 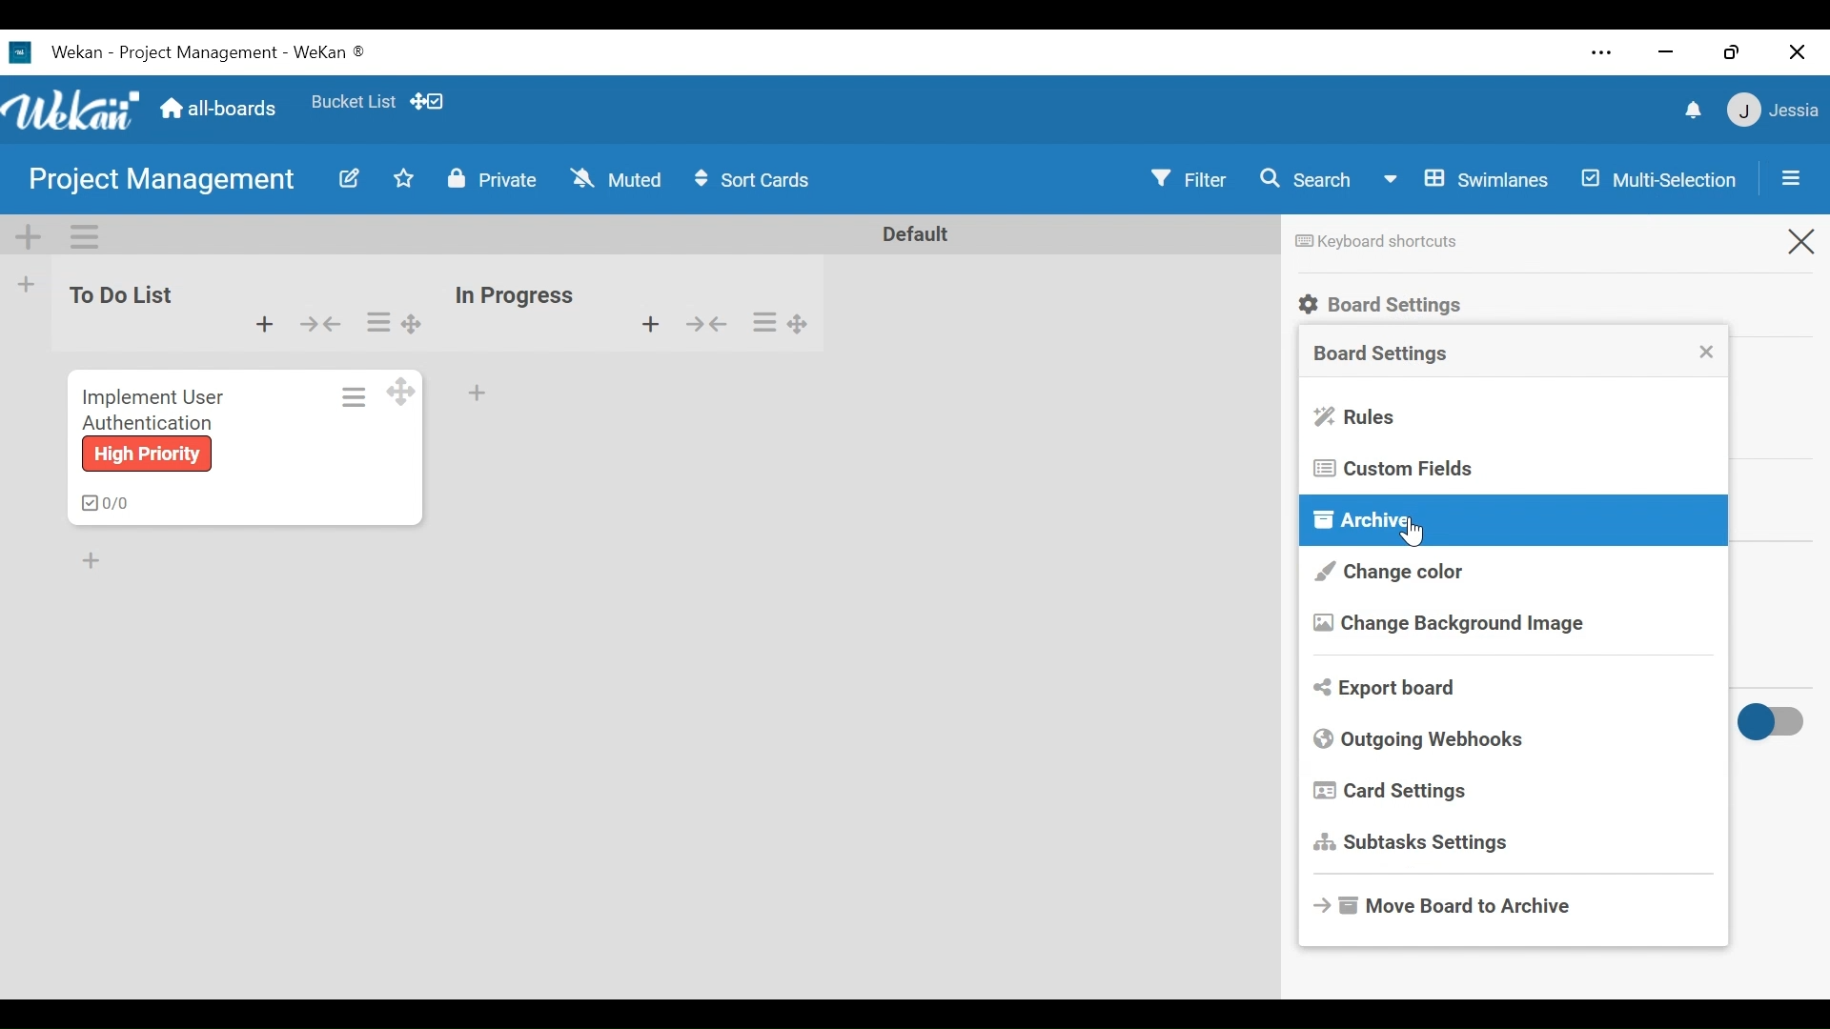 What do you see at coordinates (1192, 178) in the screenshot?
I see `Filter` at bounding box center [1192, 178].